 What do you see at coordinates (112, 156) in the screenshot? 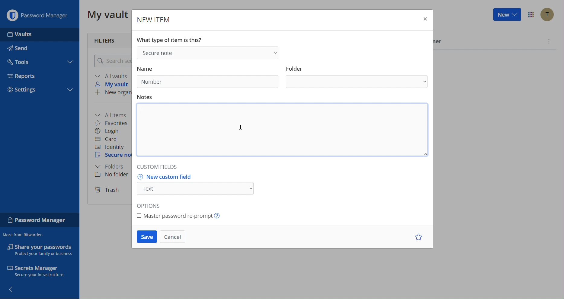
I see `Secure Note` at bounding box center [112, 156].